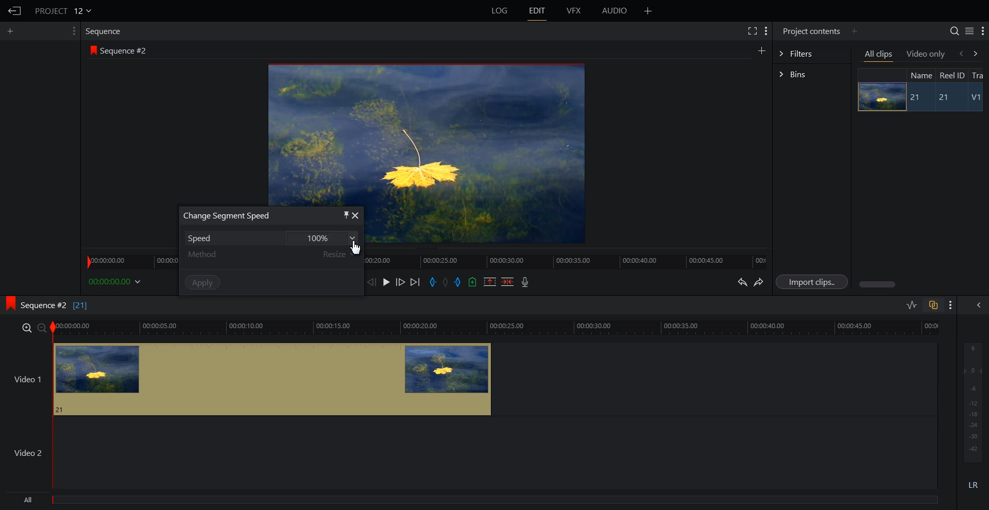 This screenshot has height=510, width=989. What do you see at coordinates (490, 282) in the screenshot?
I see `Remove Mark Section` at bounding box center [490, 282].